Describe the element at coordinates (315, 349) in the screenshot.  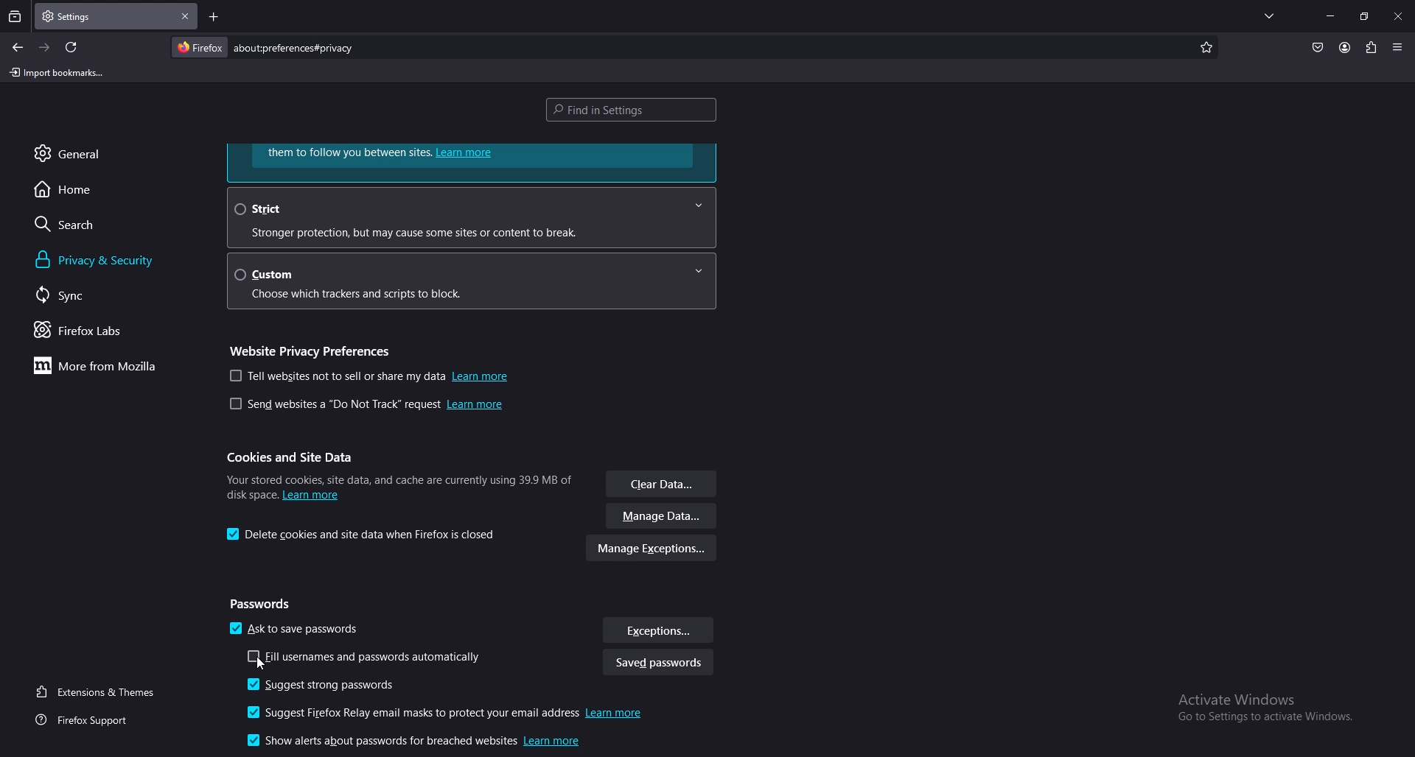
I see `website privacy preference` at that location.